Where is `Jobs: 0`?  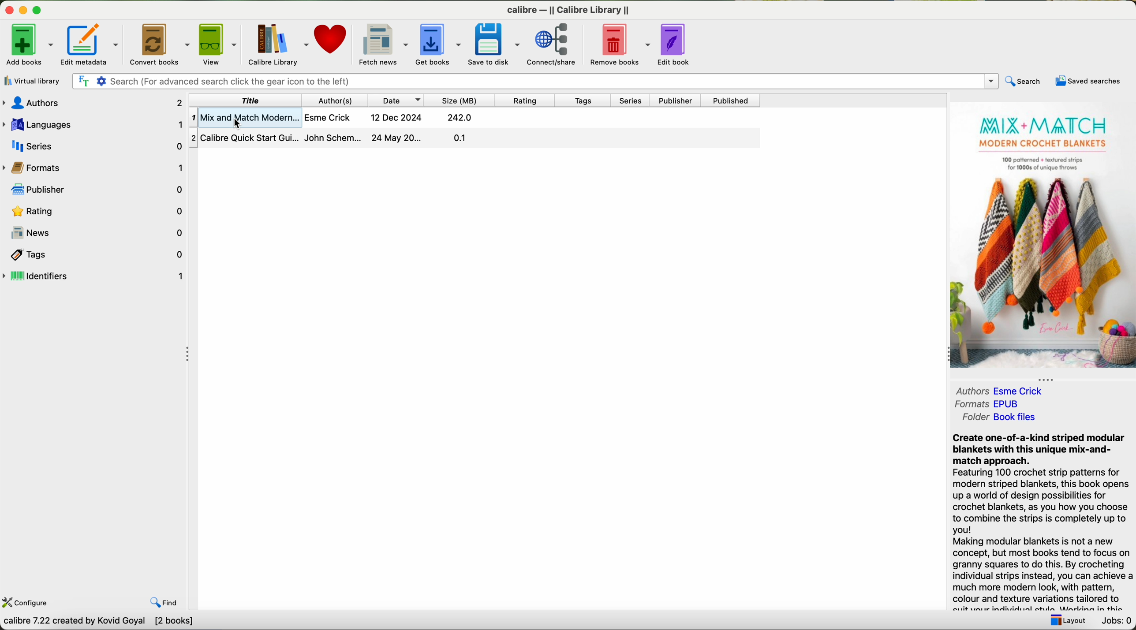 Jobs: 0 is located at coordinates (1115, 621).